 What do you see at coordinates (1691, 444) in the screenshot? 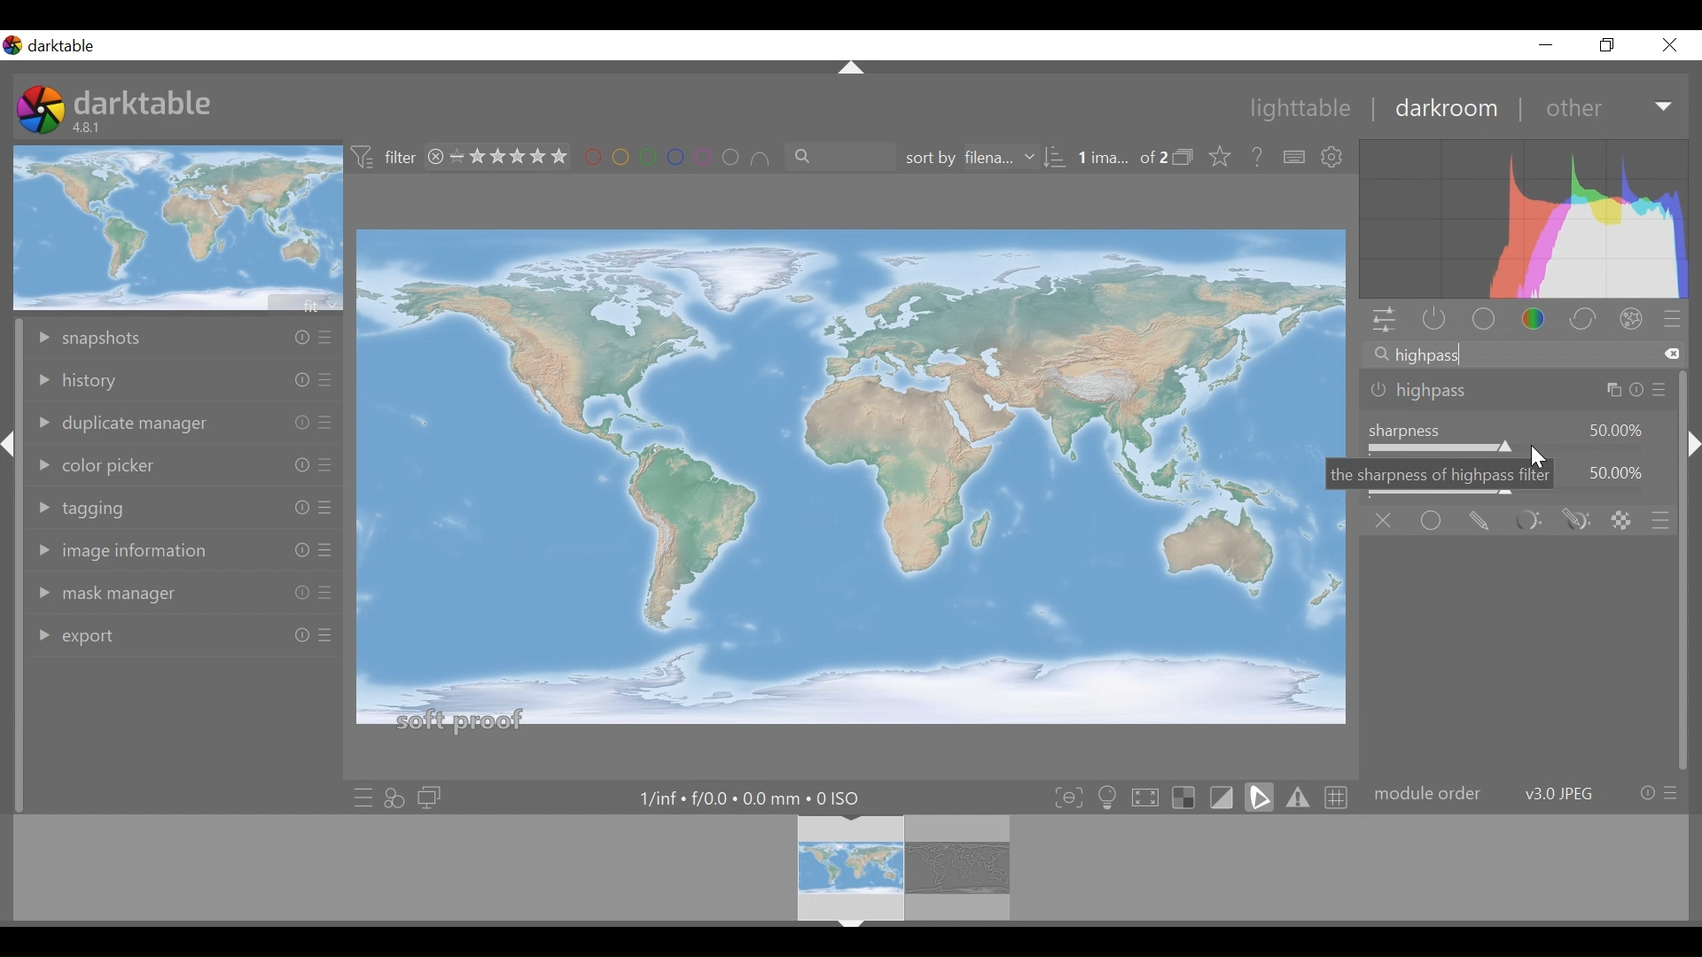
I see `expand/collapse` at bounding box center [1691, 444].